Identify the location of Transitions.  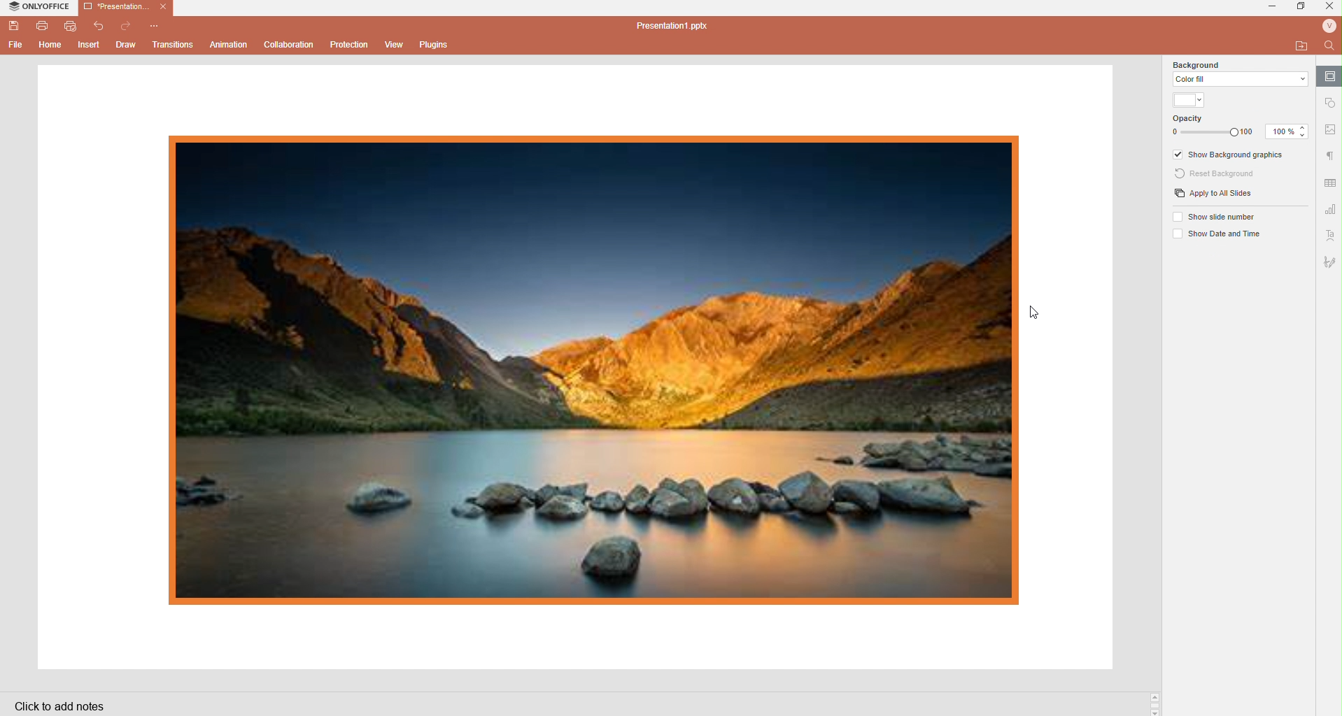
(173, 44).